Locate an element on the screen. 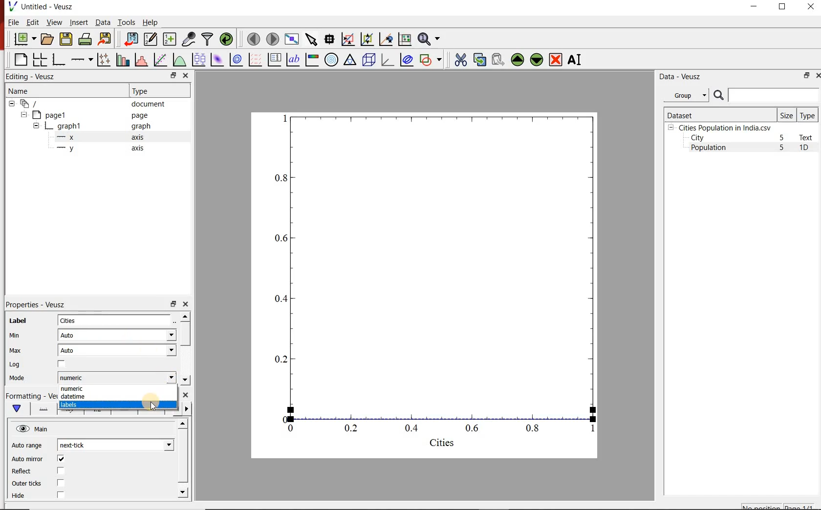 This screenshot has width=821, height=510. Untitled-Veusz is located at coordinates (42, 7).